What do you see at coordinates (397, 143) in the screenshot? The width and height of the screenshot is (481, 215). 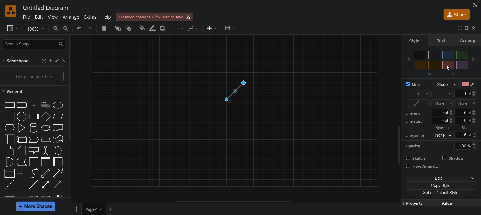 I see `vertical scrollv=bar` at bounding box center [397, 143].